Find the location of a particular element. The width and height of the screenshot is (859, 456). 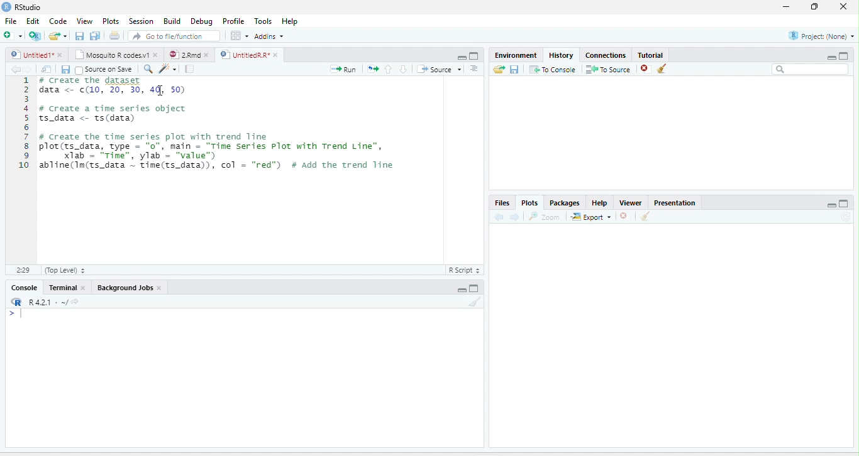

close is located at coordinates (60, 55).